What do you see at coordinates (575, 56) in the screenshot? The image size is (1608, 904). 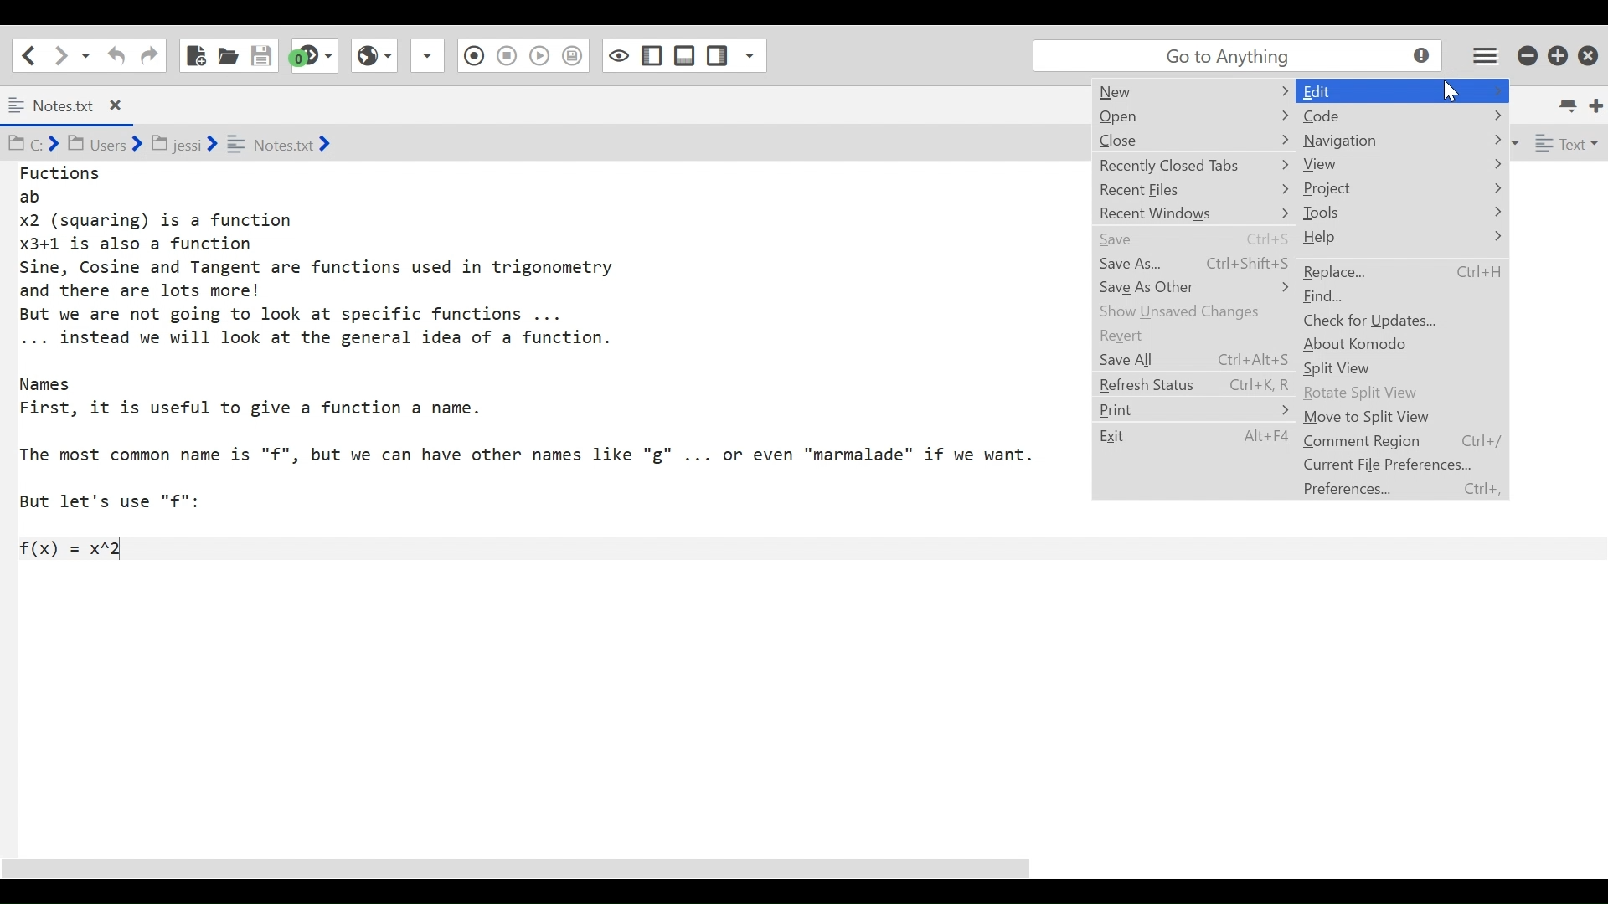 I see `Toggle Focus mode` at bounding box center [575, 56].